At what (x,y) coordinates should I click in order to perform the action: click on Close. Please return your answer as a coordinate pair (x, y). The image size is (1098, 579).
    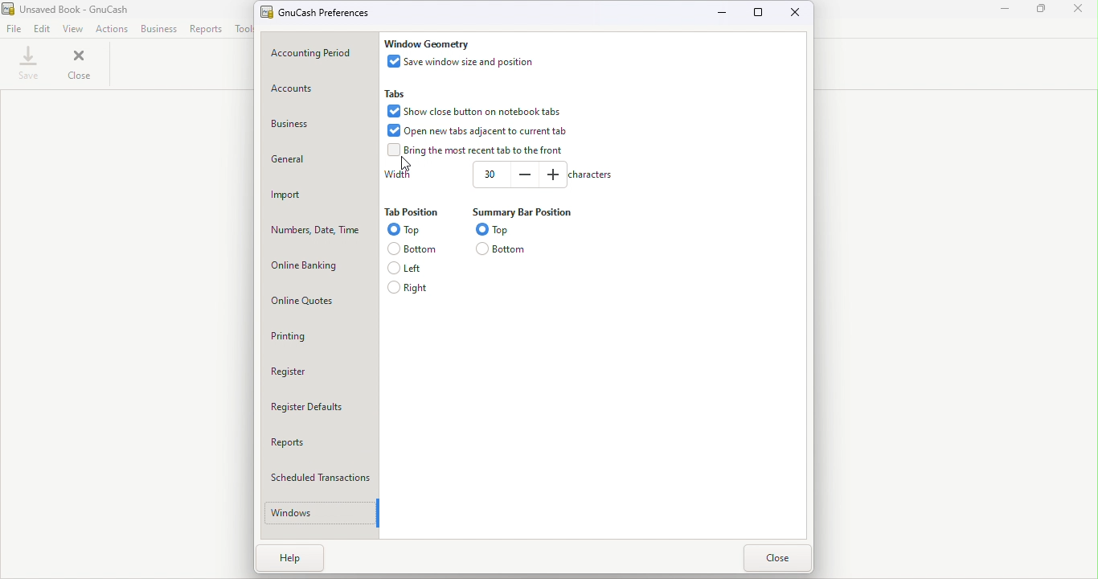
    Looking at the image, I should click on (776, 559).